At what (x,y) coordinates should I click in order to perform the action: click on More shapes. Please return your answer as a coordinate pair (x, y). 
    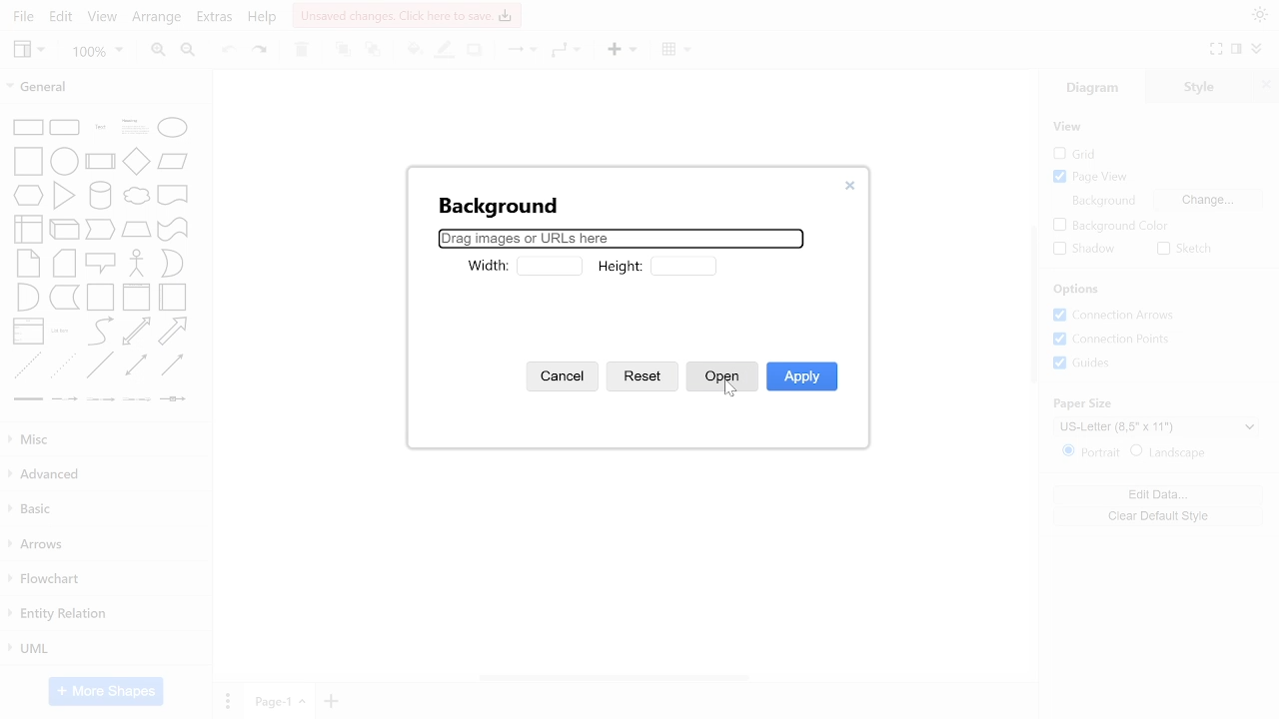
    Looking at the image, I should click on (106, 691).